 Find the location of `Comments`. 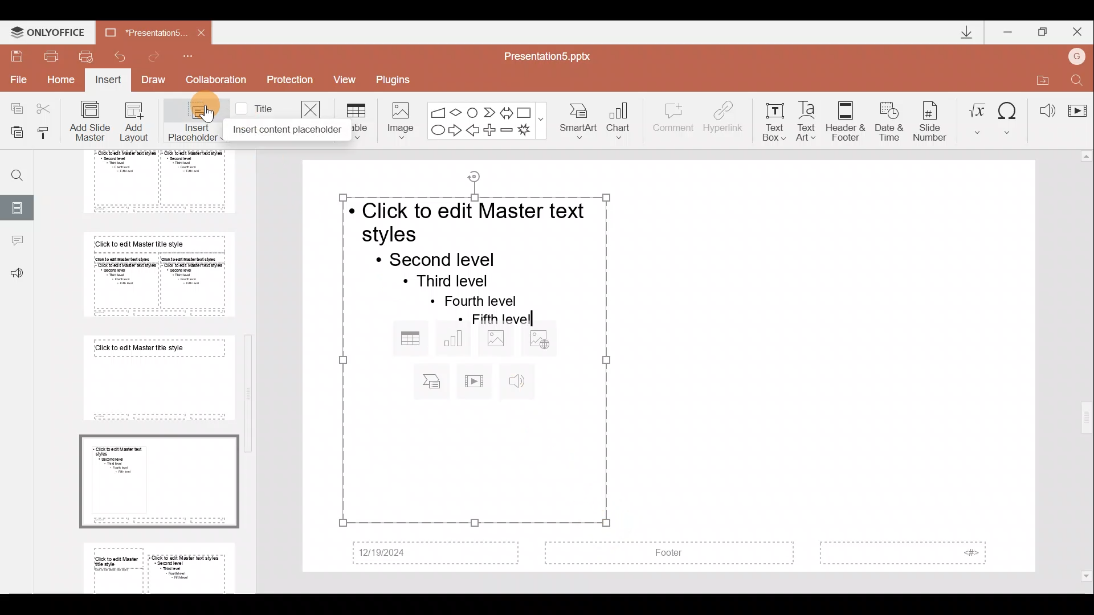

Comments is located at coordinates (17, 242).